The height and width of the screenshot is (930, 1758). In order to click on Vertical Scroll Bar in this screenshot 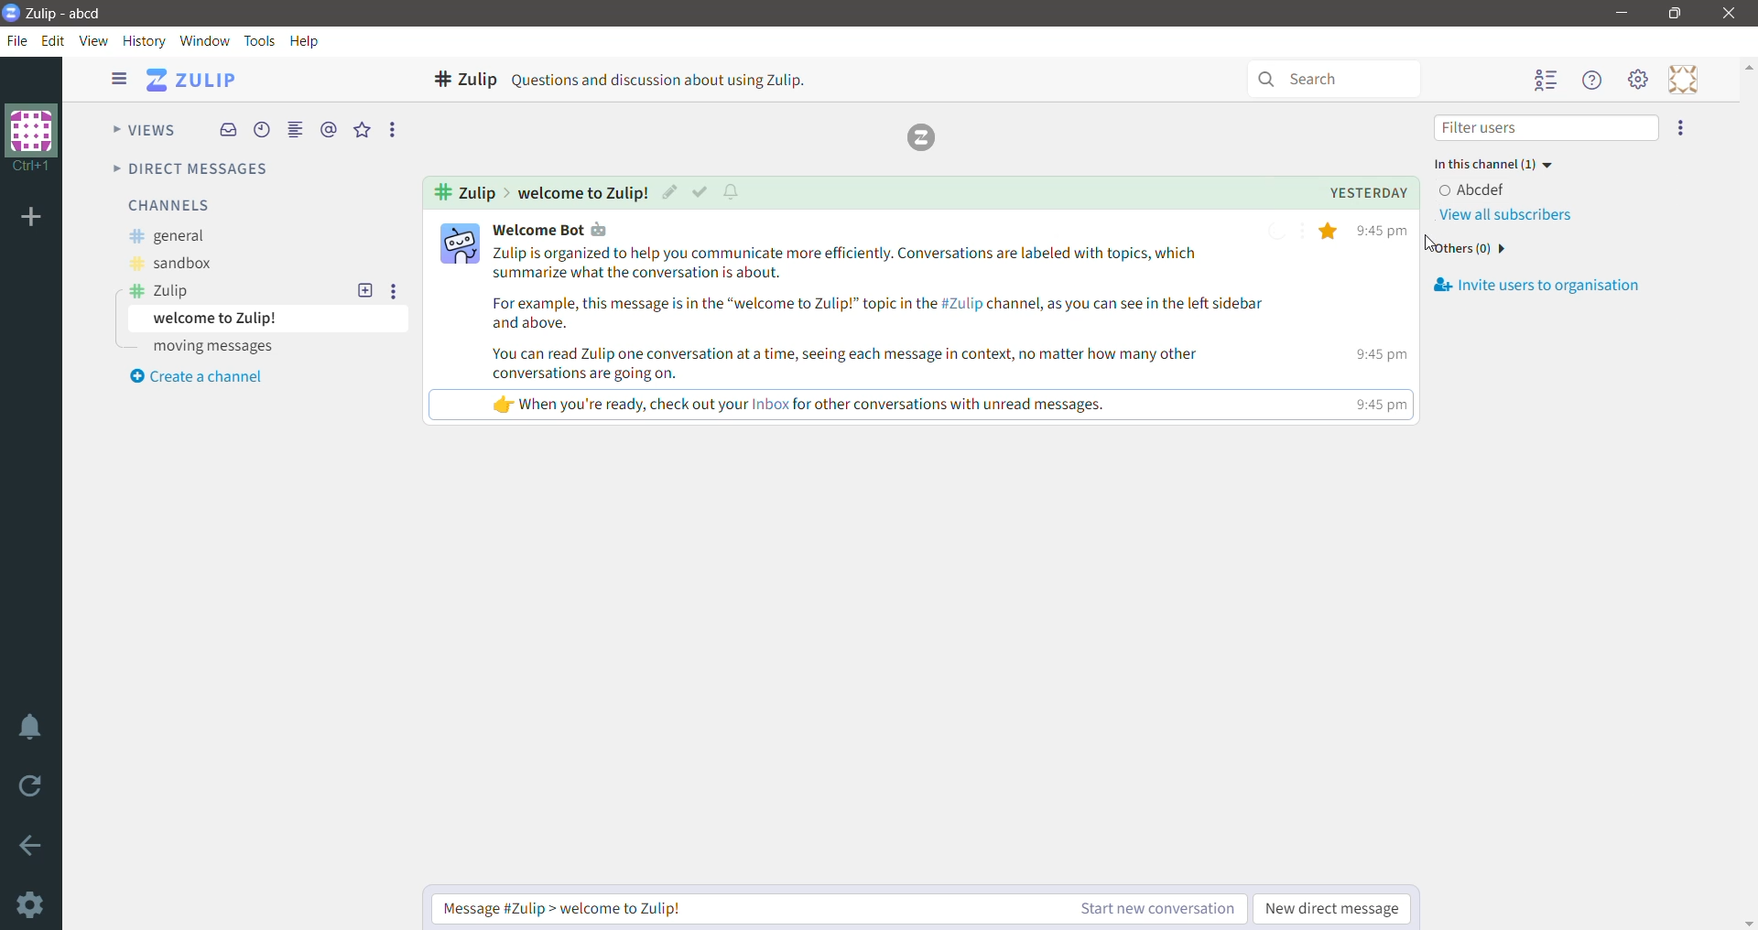, I will do `click(1747, 492)`.